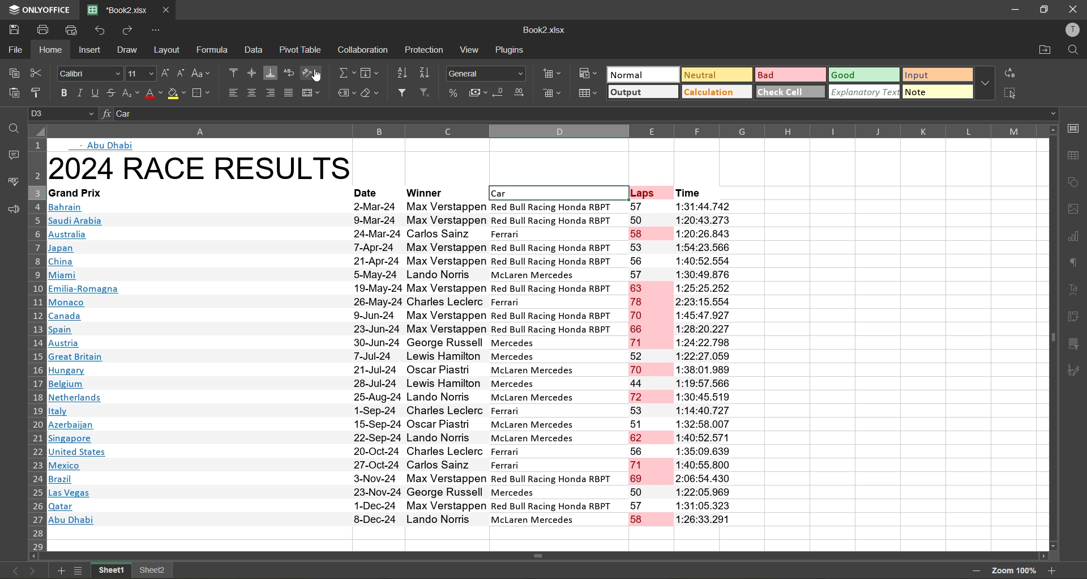  What do you see at coordinates (523, 94) in the screenshot?
I see `increase decimal` at bounding box center [523, 94].